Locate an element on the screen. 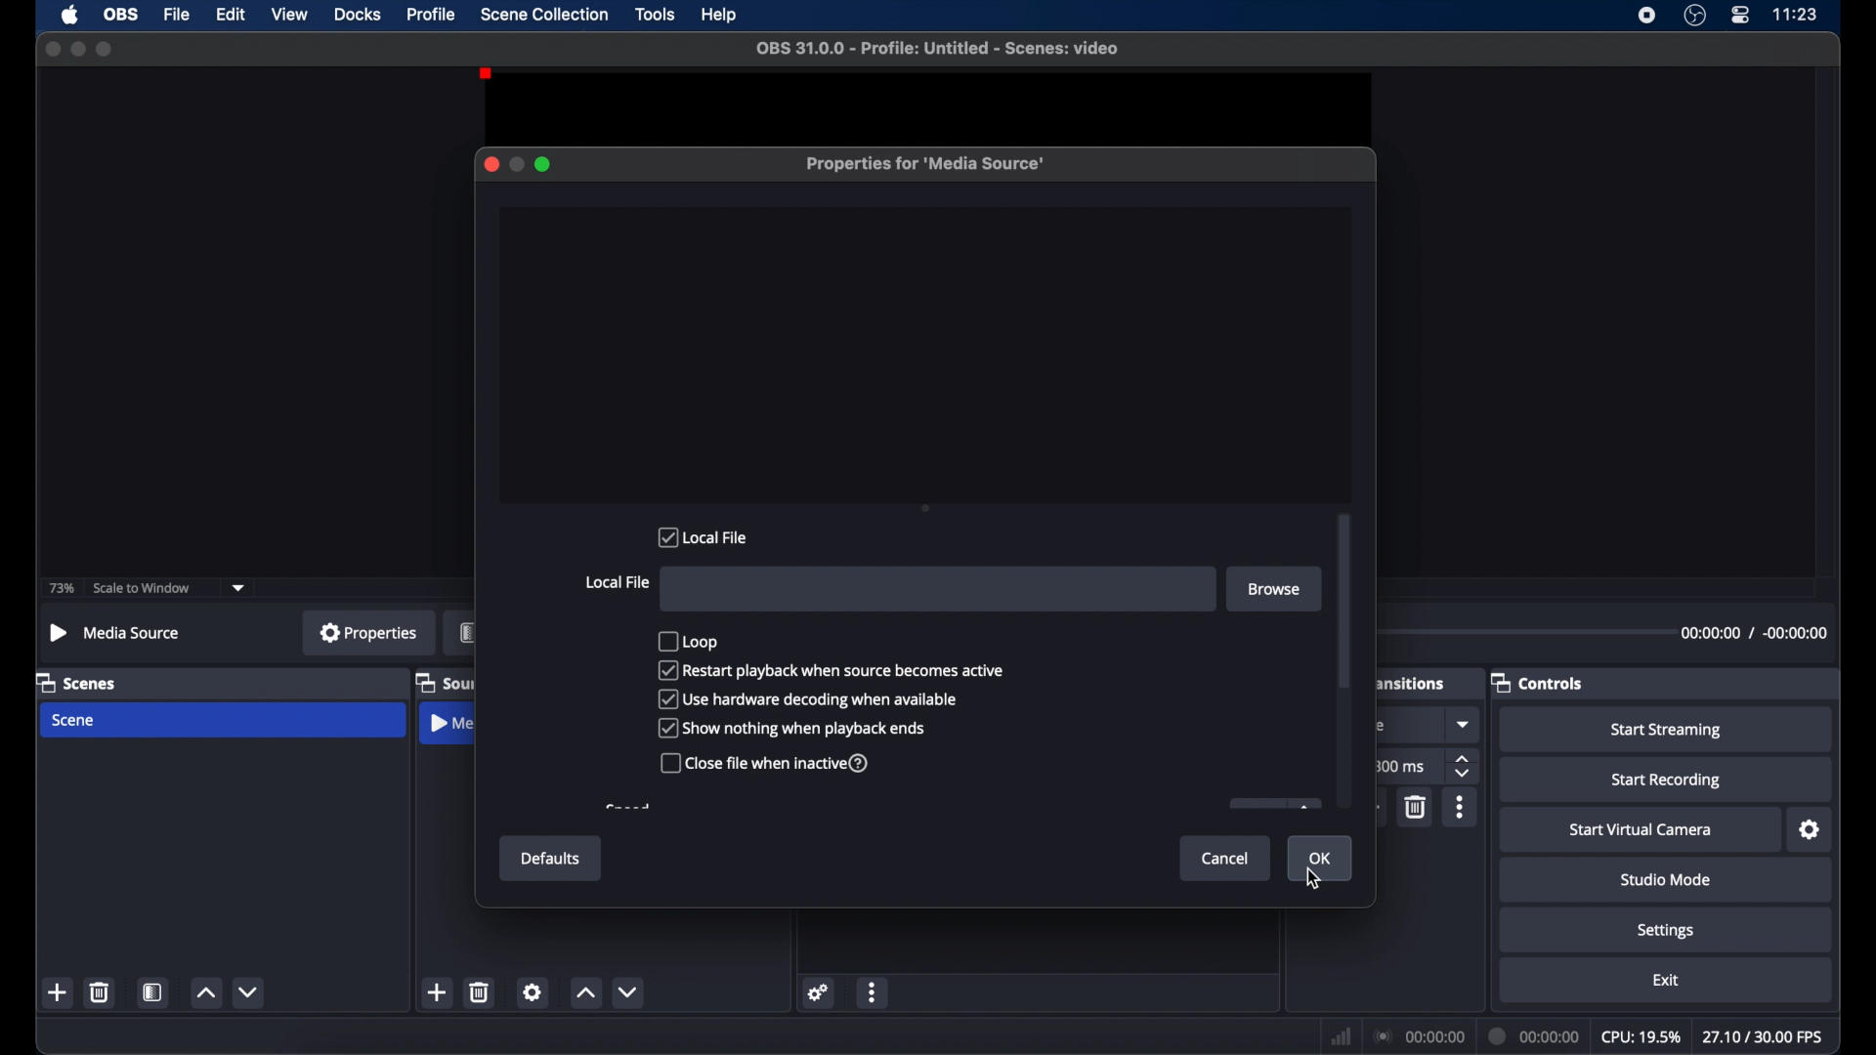  obscure text is located at coordinates (627, 807).